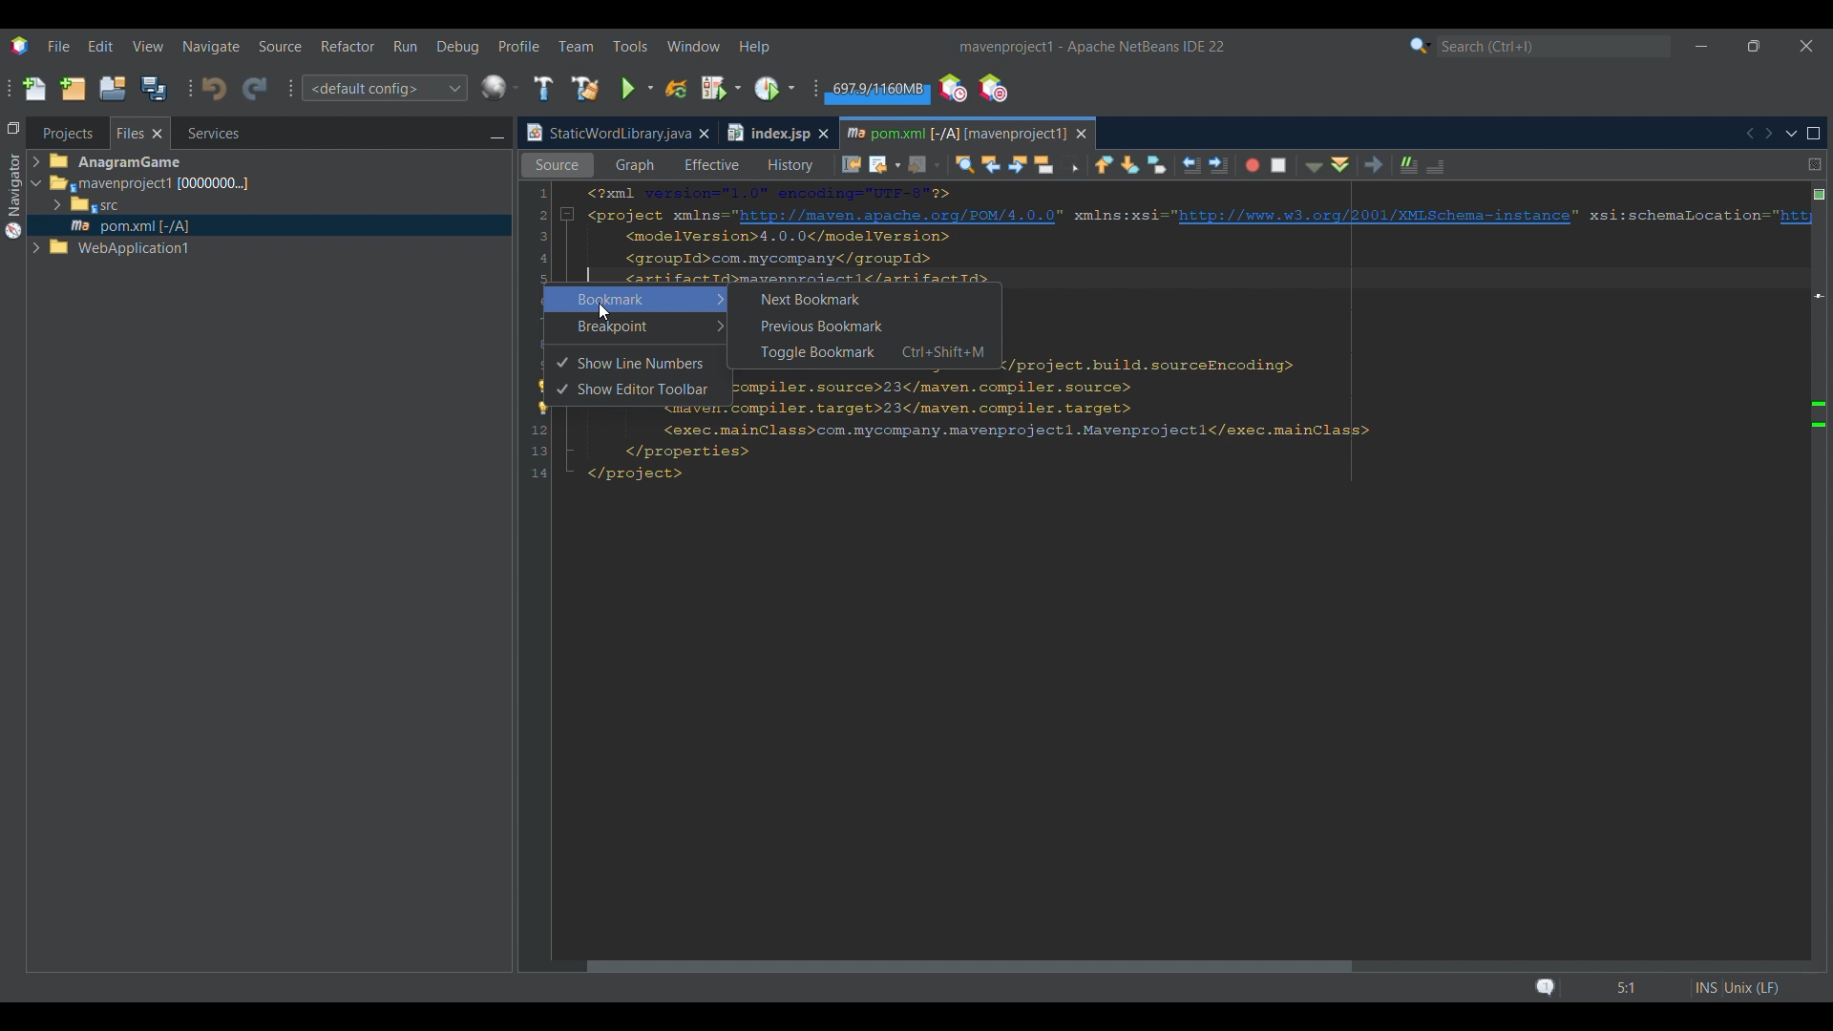  What do you see at coordinates (1749, 134) in the screenshot?
I see `Previous` at bounding box center [1749, 134].